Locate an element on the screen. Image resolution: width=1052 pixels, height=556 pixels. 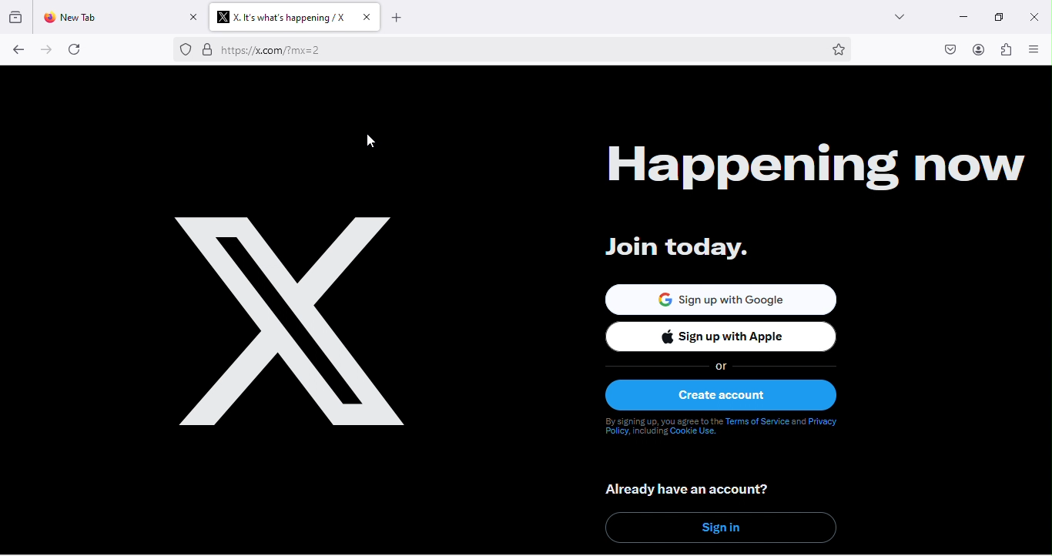
pocket is located at coordinates (944, 48).